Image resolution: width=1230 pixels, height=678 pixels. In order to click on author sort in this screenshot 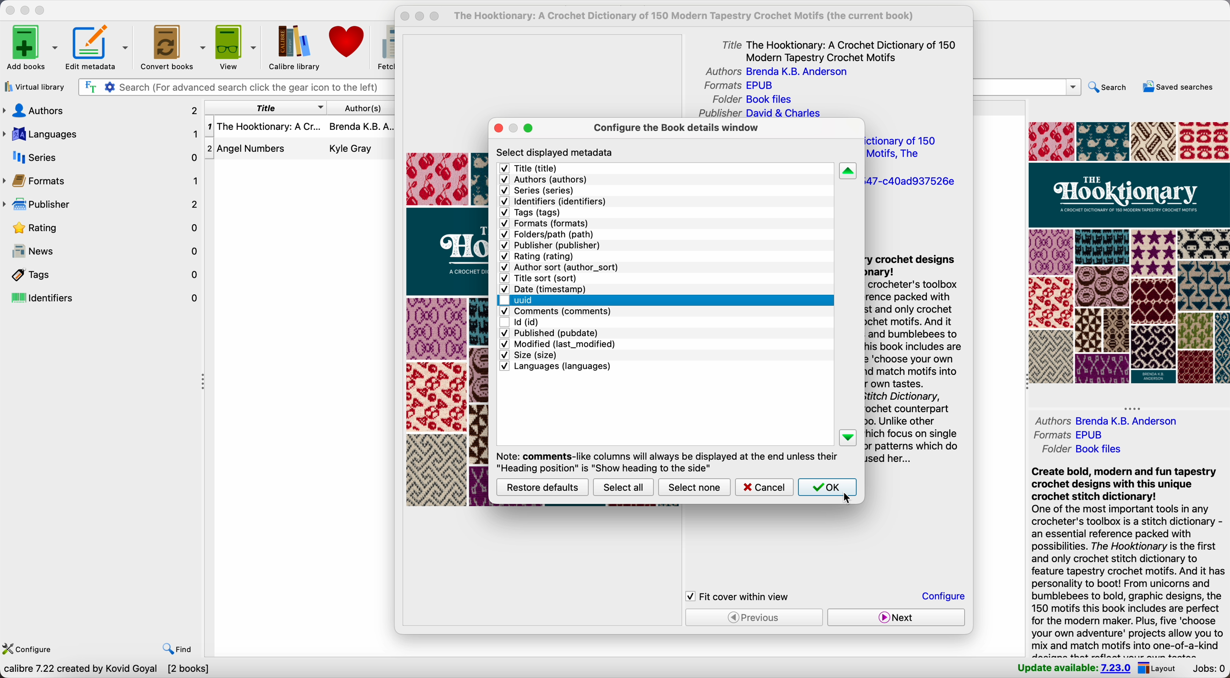, I will do `click(560, 267)`.